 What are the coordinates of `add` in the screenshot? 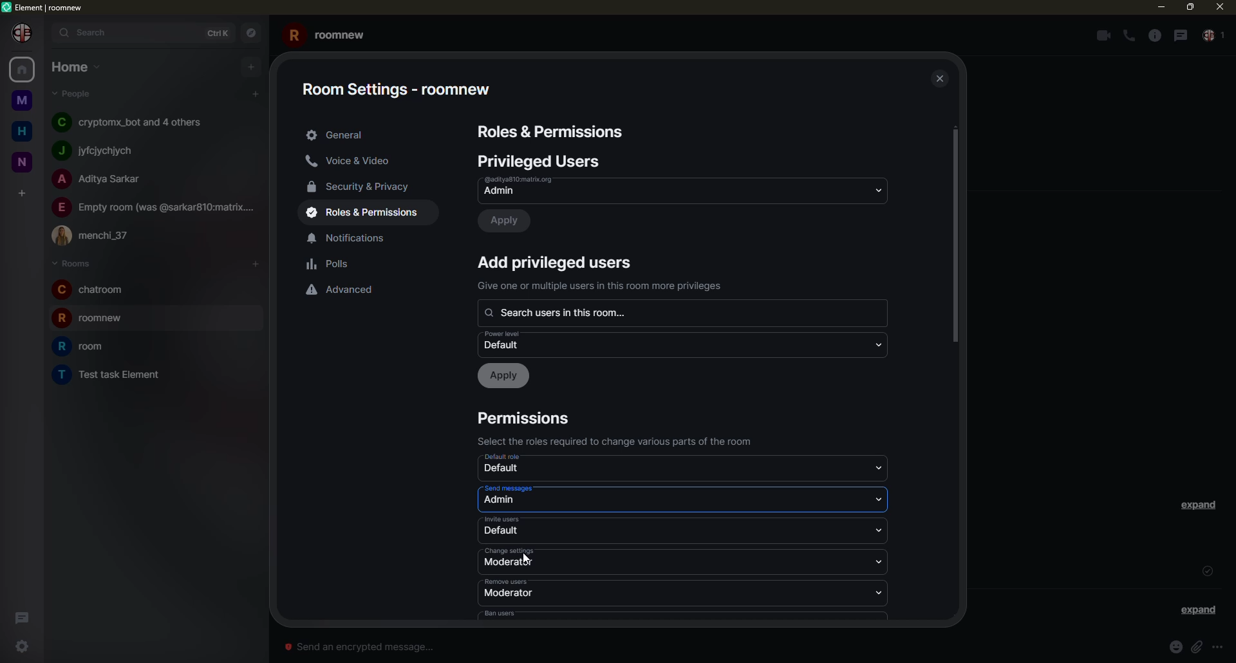 It's located at (256, 93).